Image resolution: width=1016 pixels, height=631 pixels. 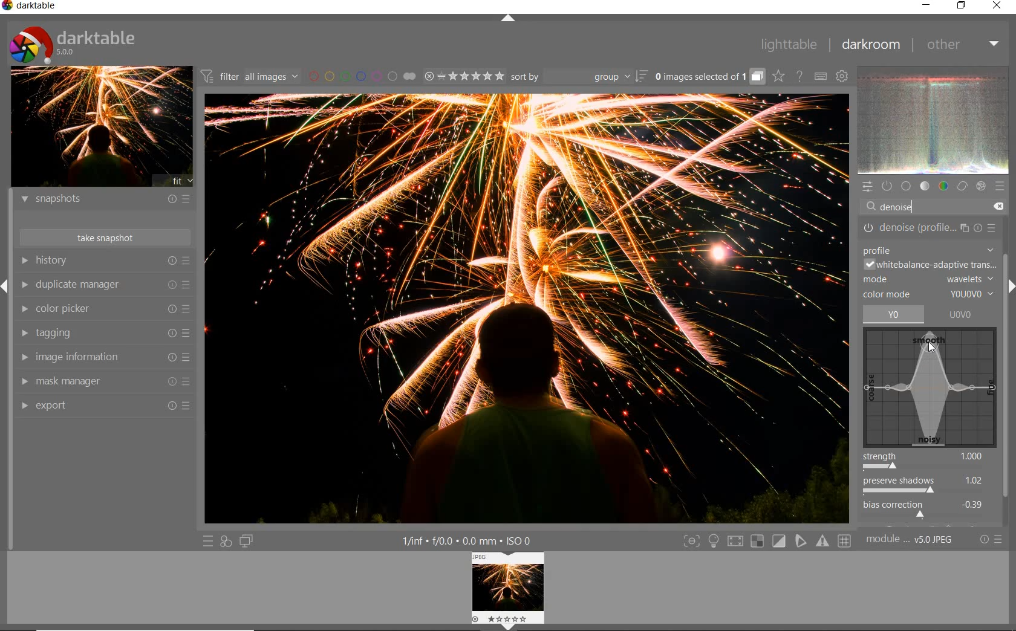 What do you see at coordinates (841, 76) in the screenshot?
I see `show global preferences` at bounding box center [841, 76].